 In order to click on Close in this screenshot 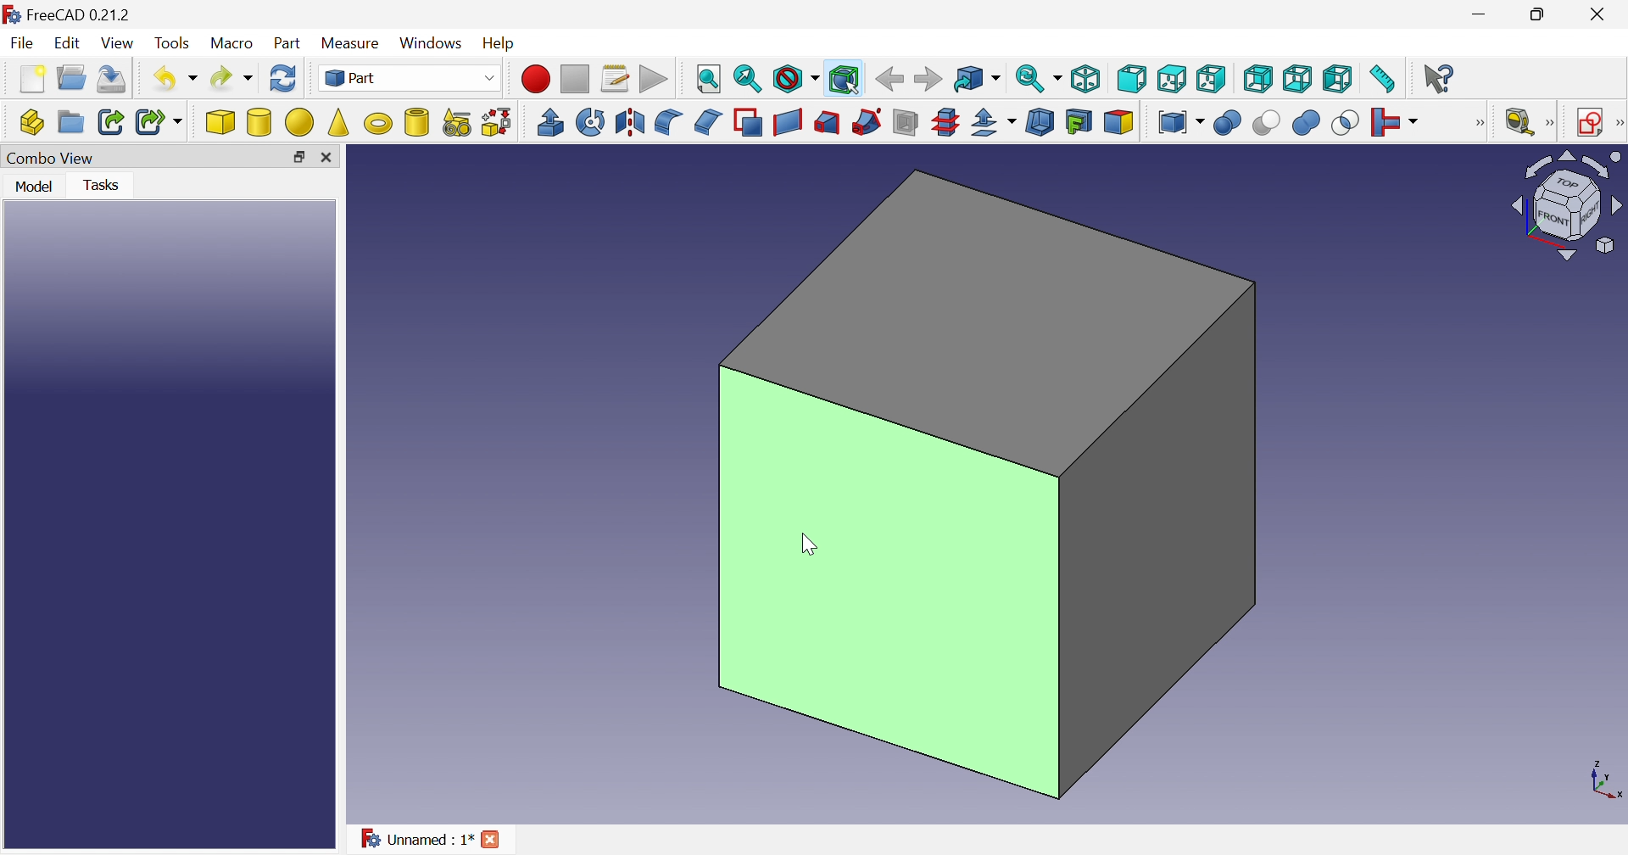, I will do `click(332, 158)`.